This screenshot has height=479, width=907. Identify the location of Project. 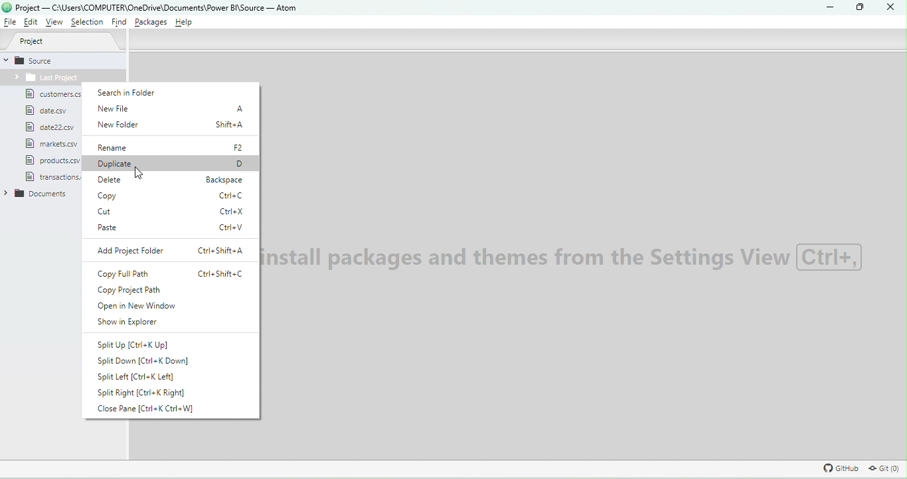
(64, 42).